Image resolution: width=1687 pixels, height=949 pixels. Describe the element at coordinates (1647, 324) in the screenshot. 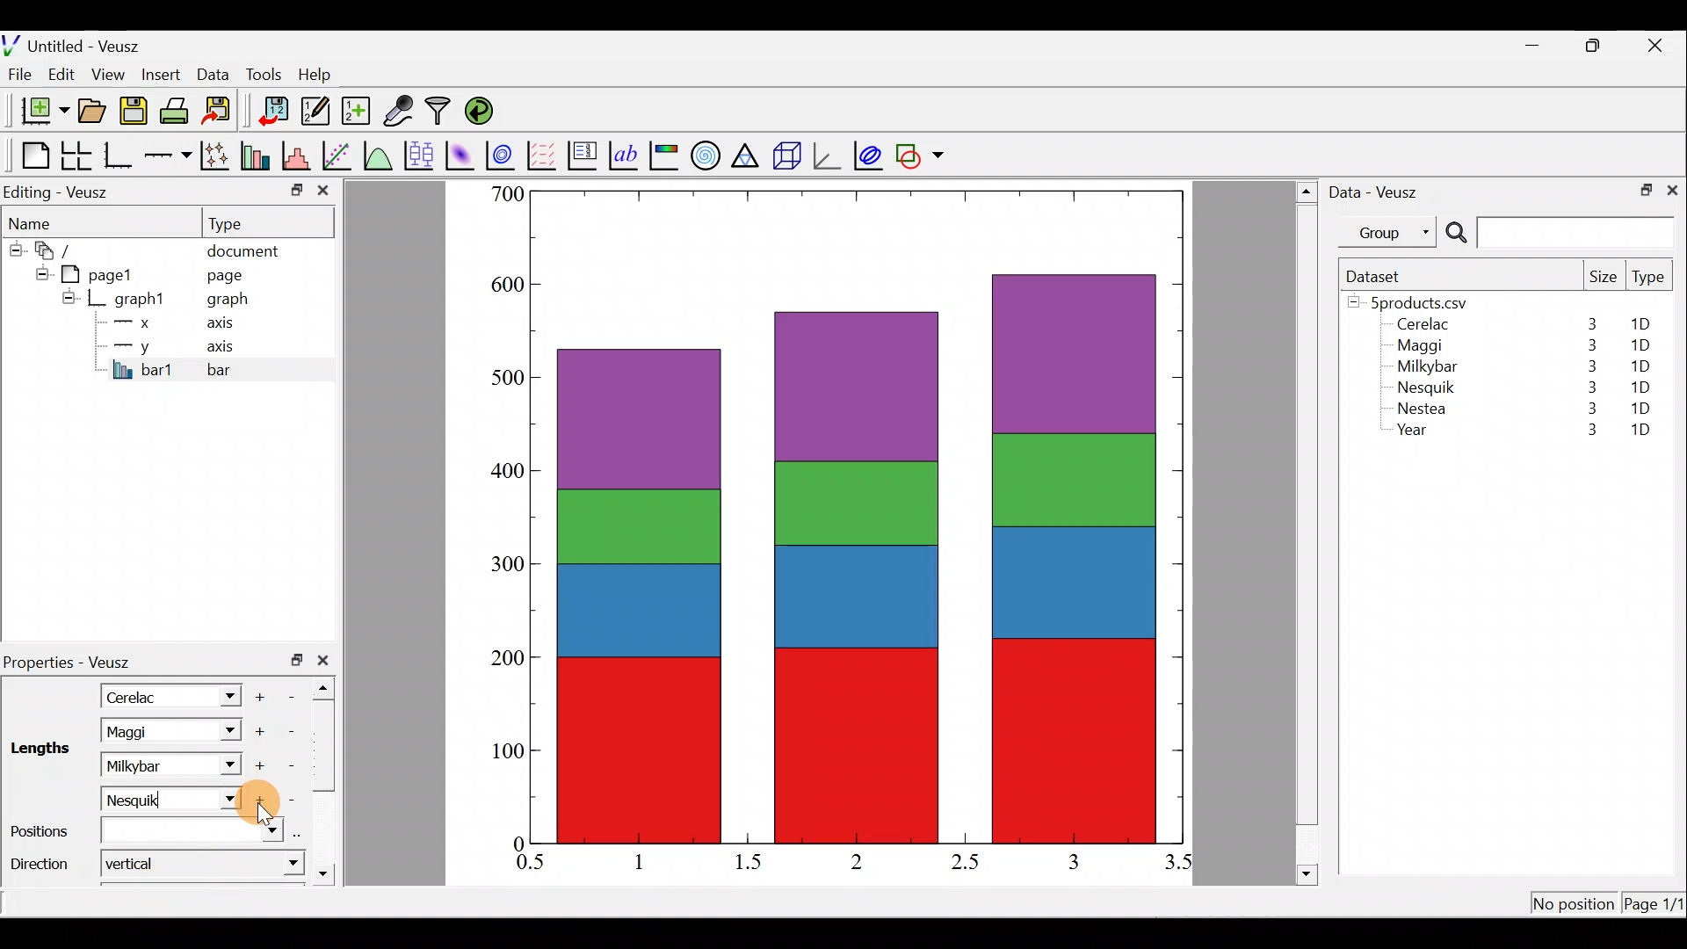

I see `1D` at that location.